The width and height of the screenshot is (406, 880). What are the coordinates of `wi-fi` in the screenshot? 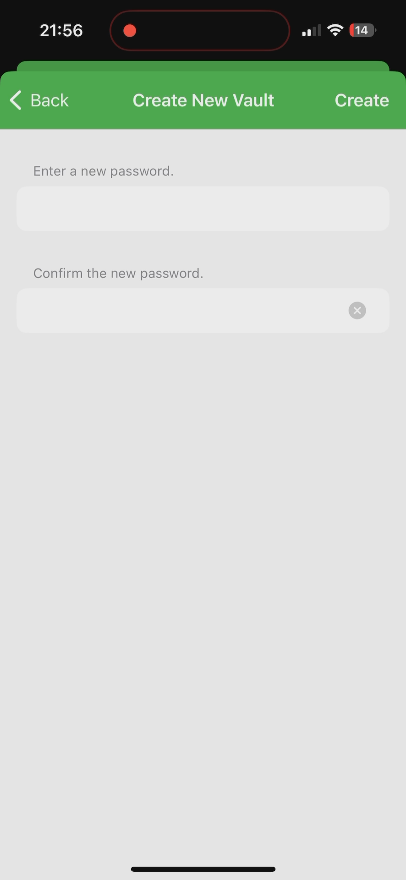 It's located at (336, 34).